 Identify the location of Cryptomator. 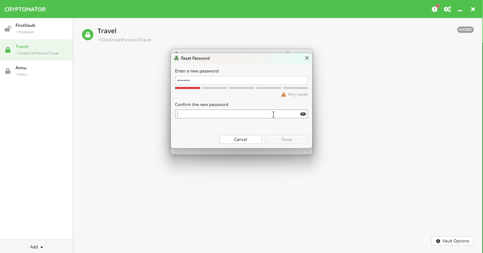
(25, 8).